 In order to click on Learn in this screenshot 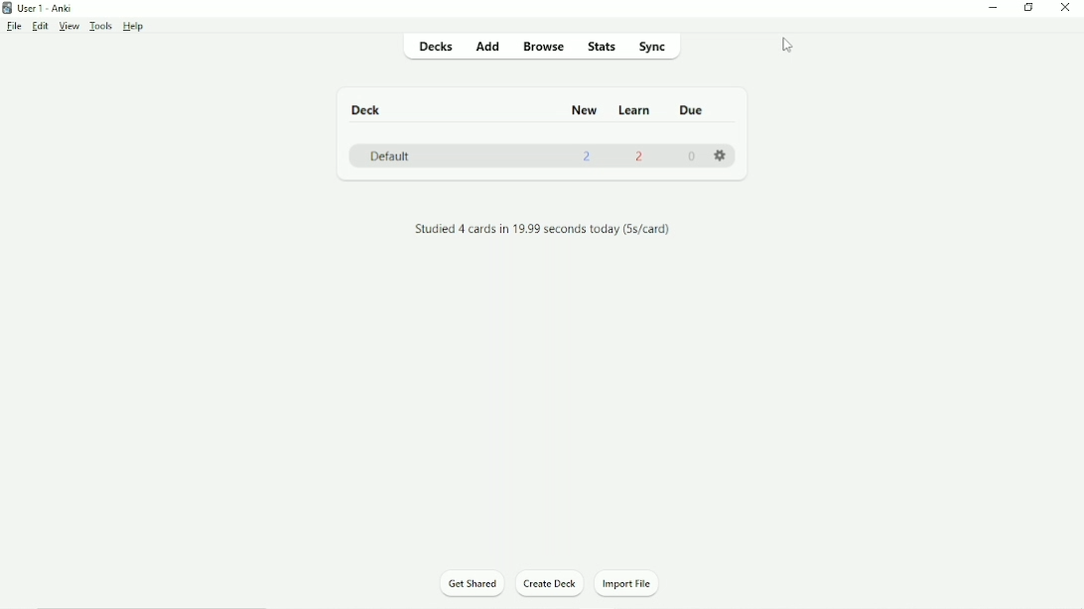, I will do `click(635, 110)`.